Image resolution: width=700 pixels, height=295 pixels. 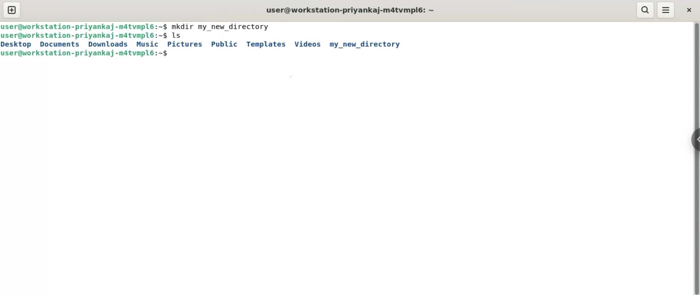 What do you see at coordinates (307, 44) in the screenshot?
I see `videos` at bounding box center [307, 44].